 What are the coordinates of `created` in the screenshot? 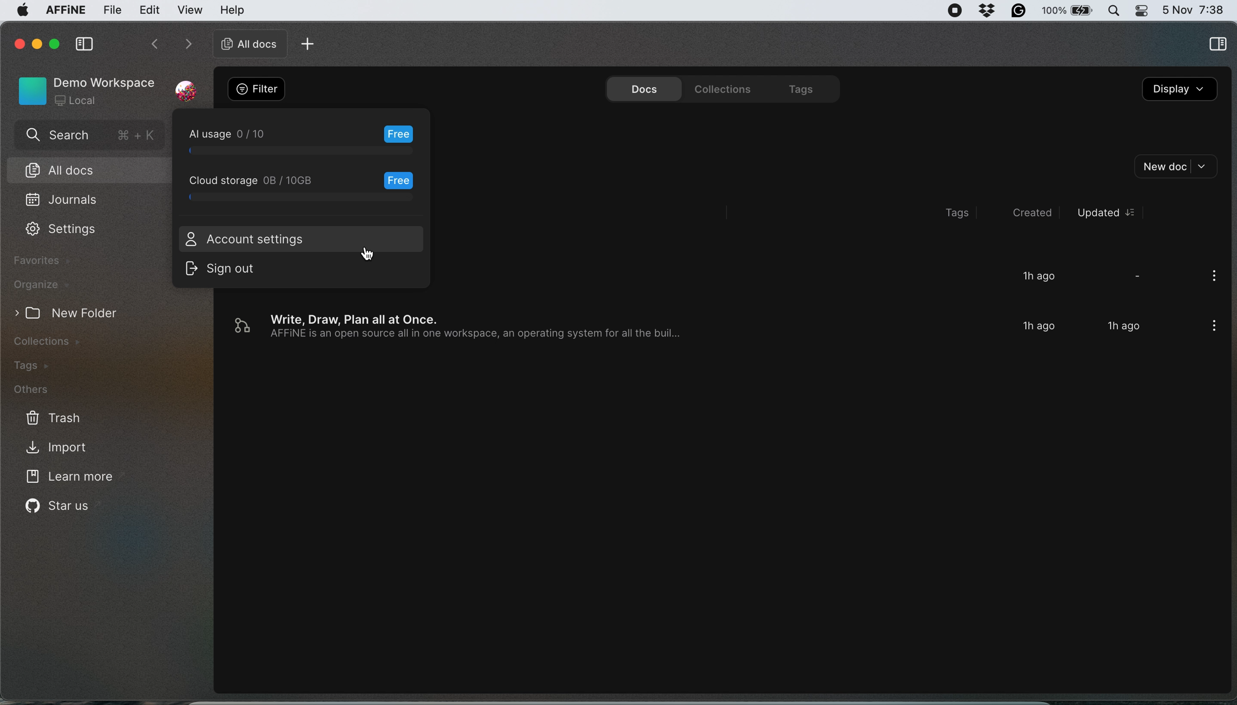 It's located at (1025, 213).